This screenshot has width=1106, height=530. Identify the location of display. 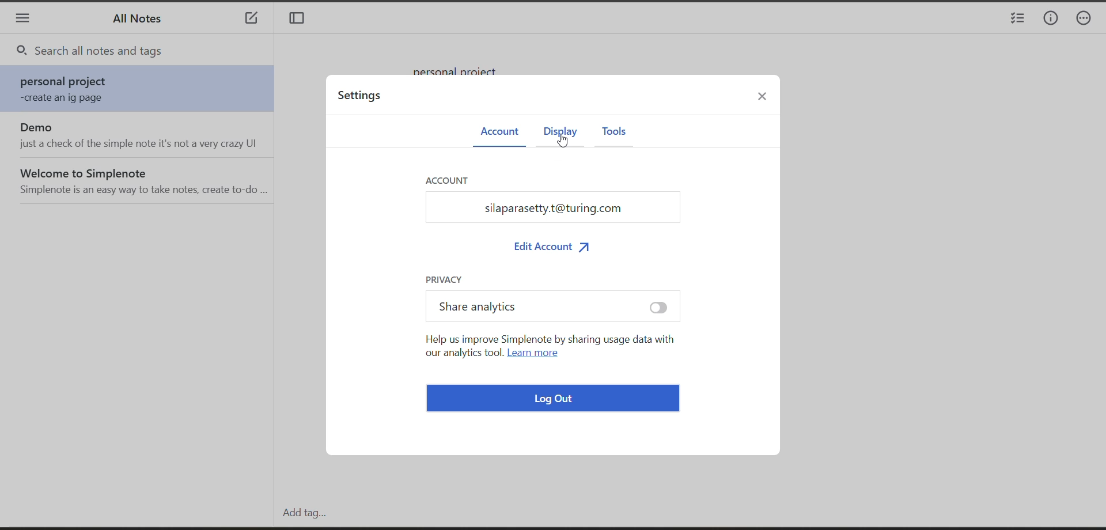
(558, 134).